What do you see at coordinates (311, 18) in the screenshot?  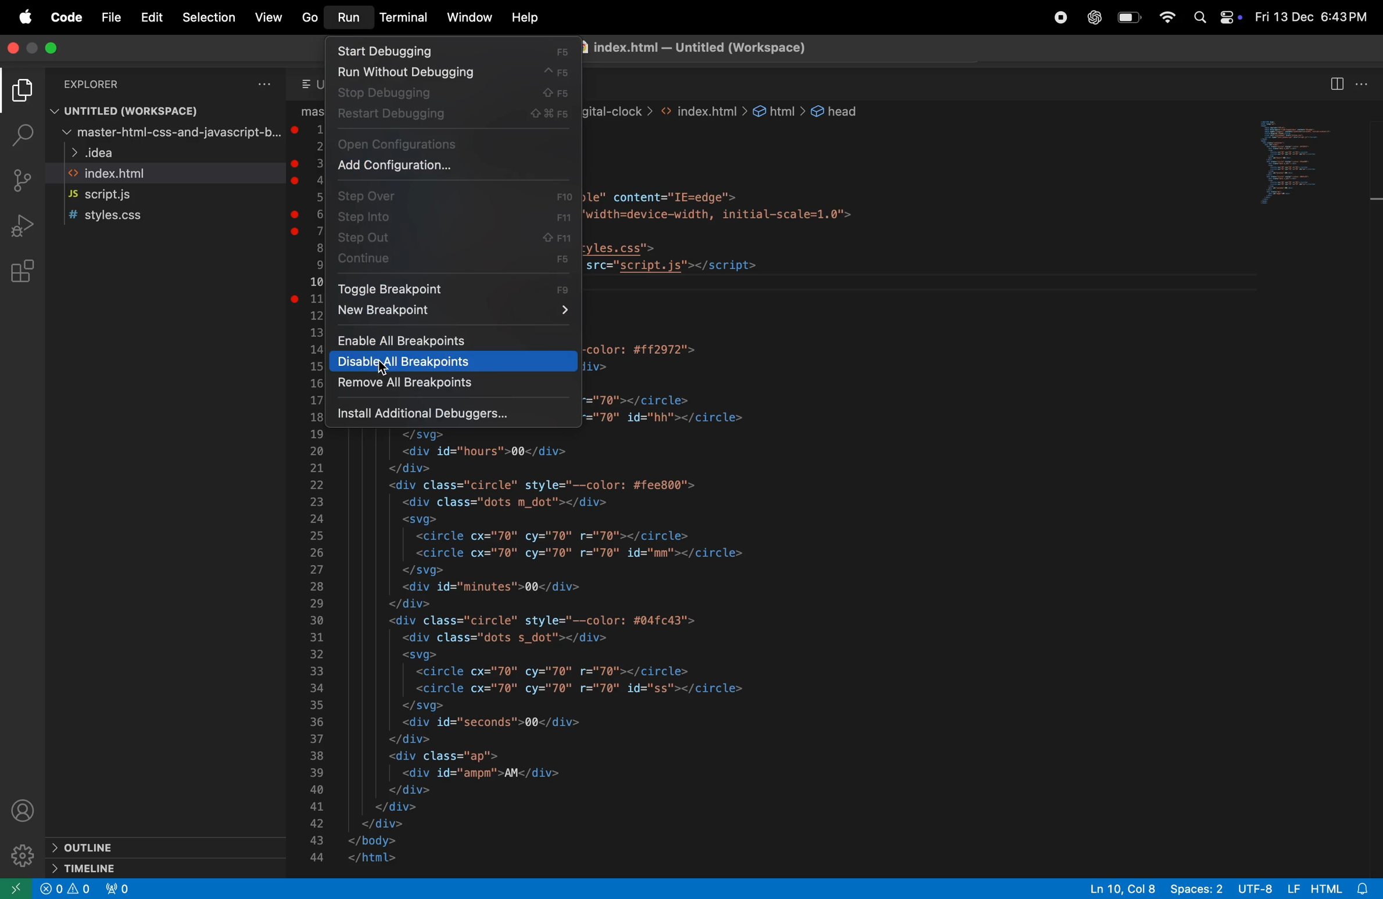 I see `Go` at bounding box center [311, 18].